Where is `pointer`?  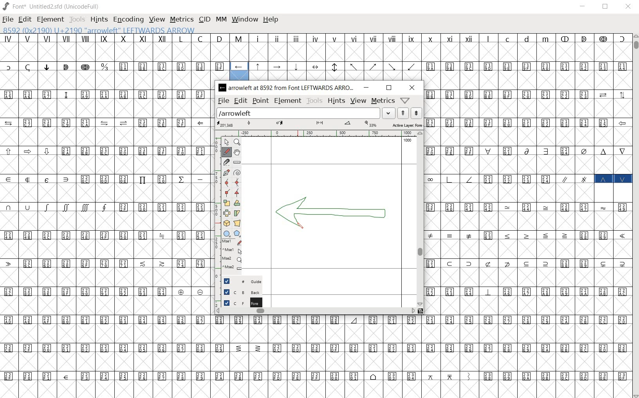 pointer is located at coordinates (226, 141).